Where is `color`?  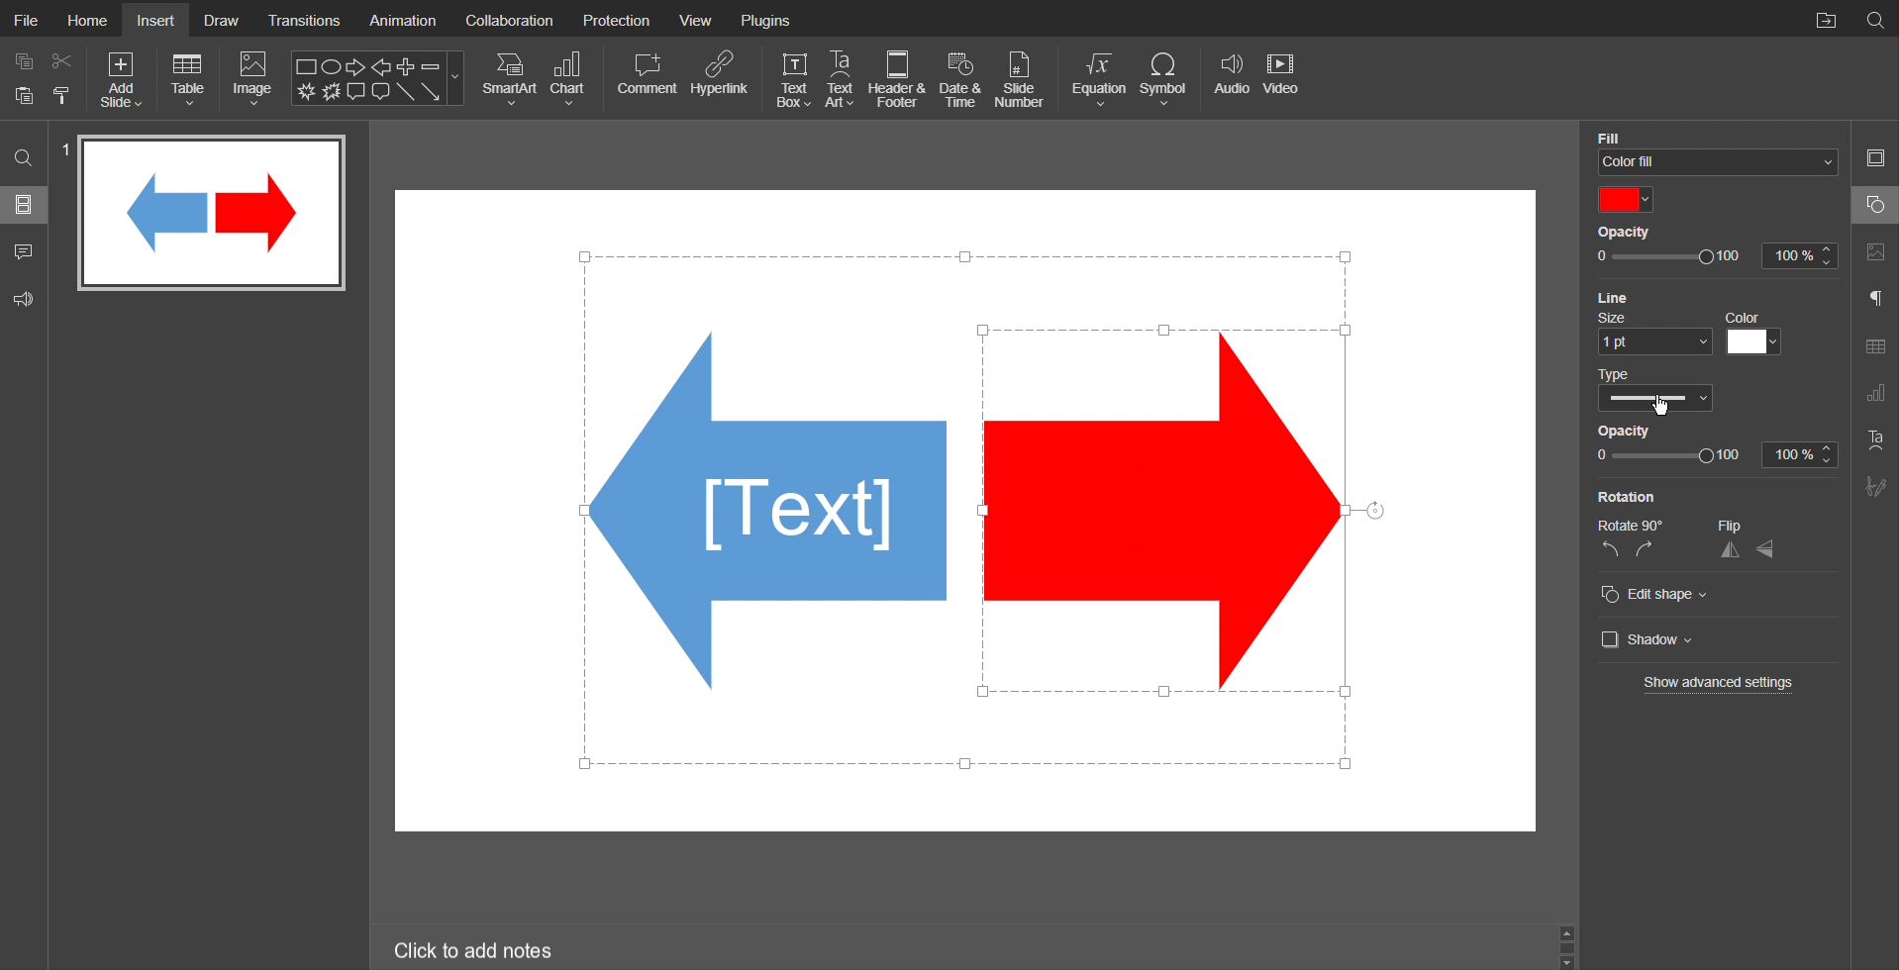 color is located at coordinates (1757, 333).